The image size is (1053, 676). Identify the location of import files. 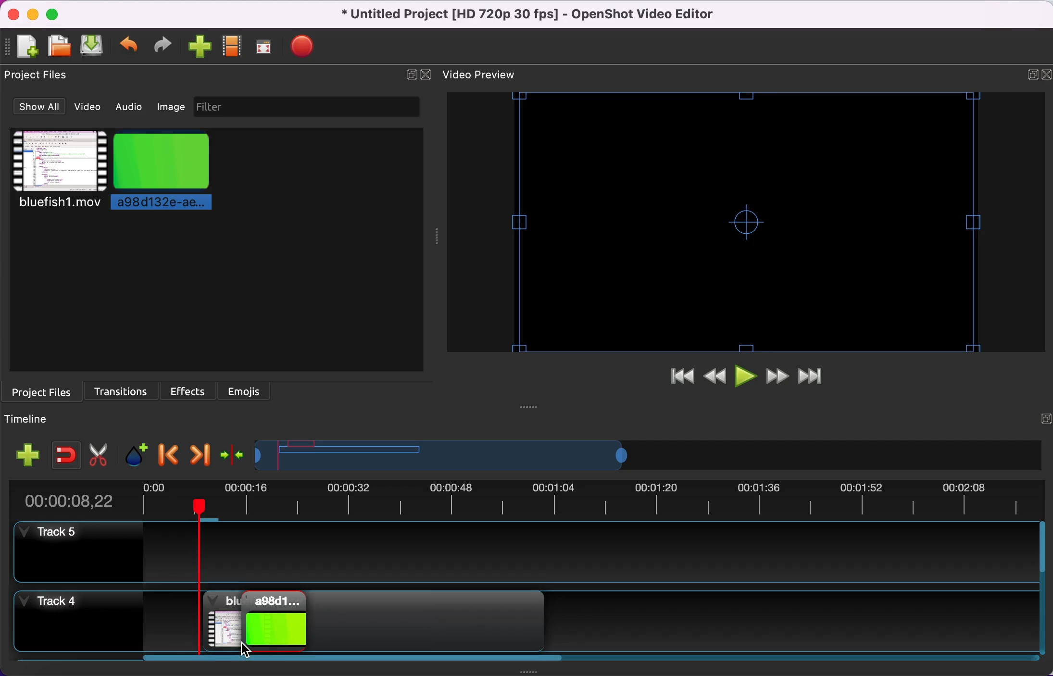
(196, 49).